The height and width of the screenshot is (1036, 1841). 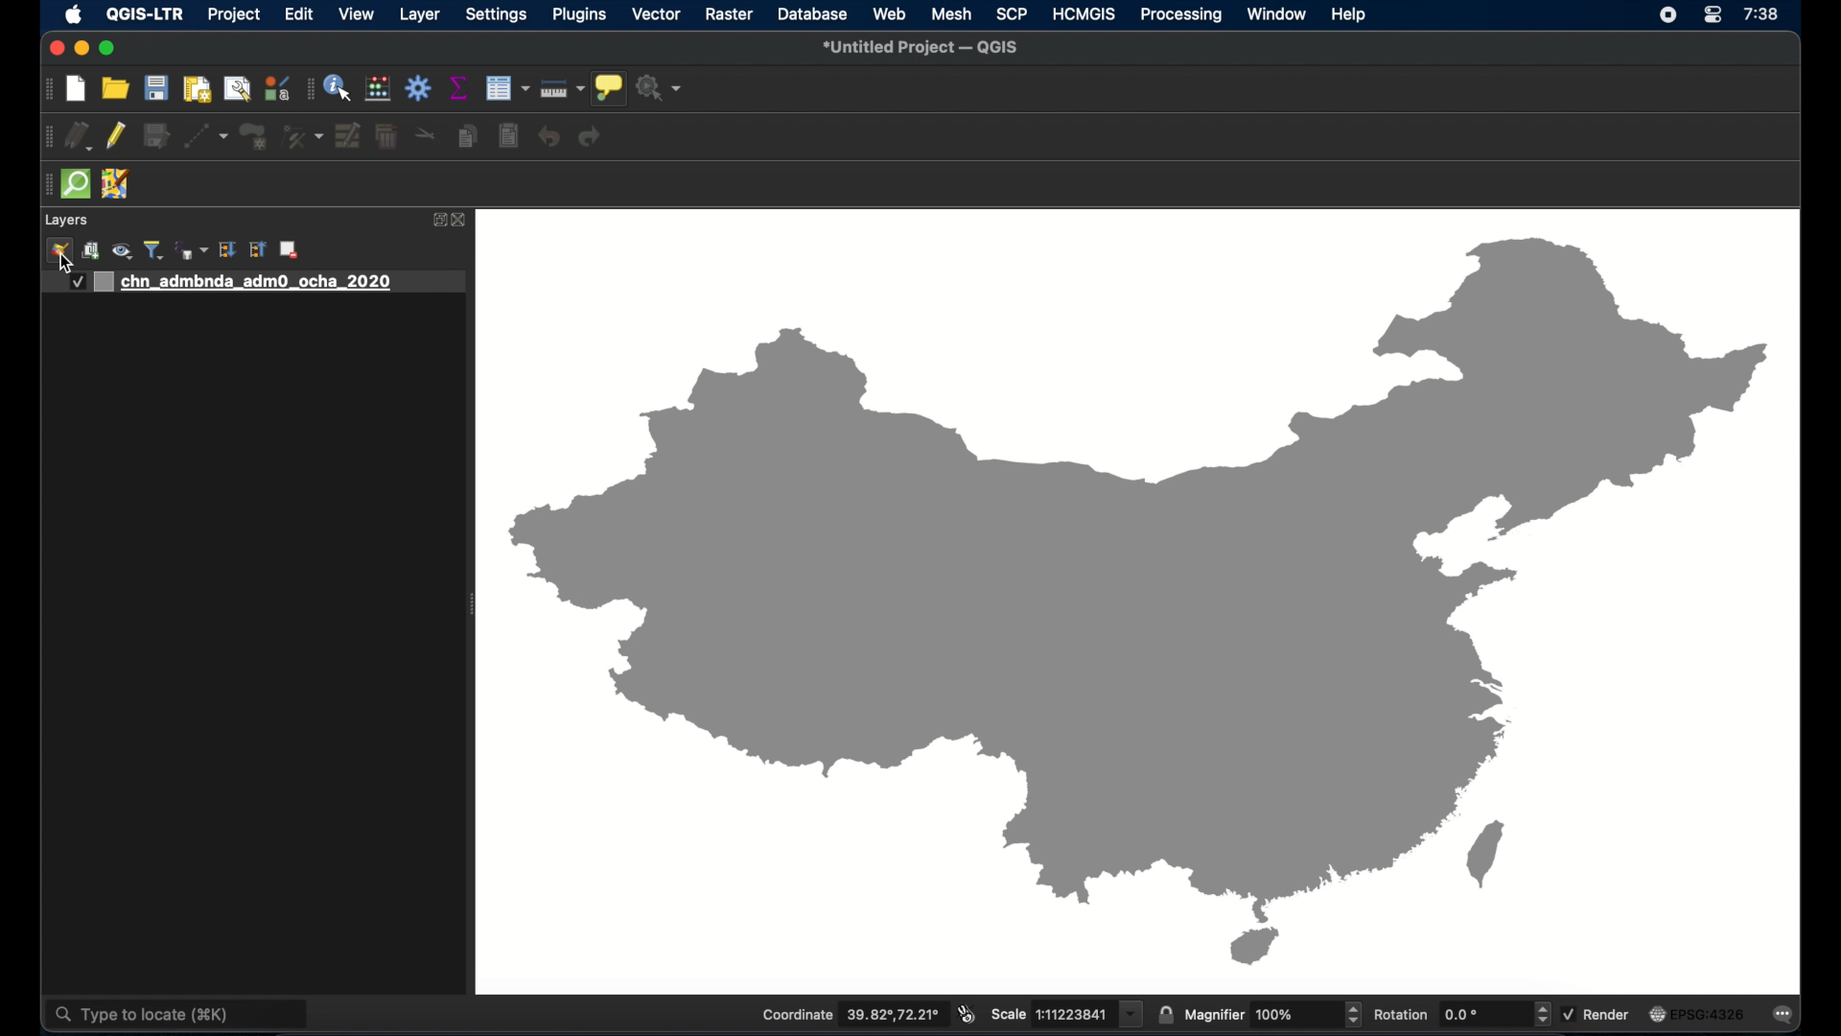 I want to click on show statistical summary, so click(x=461, y=87).